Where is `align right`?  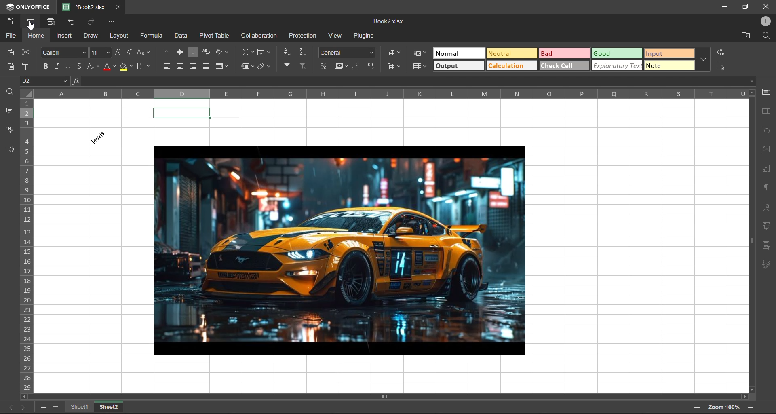 align right is located at coordinates (195, 67).